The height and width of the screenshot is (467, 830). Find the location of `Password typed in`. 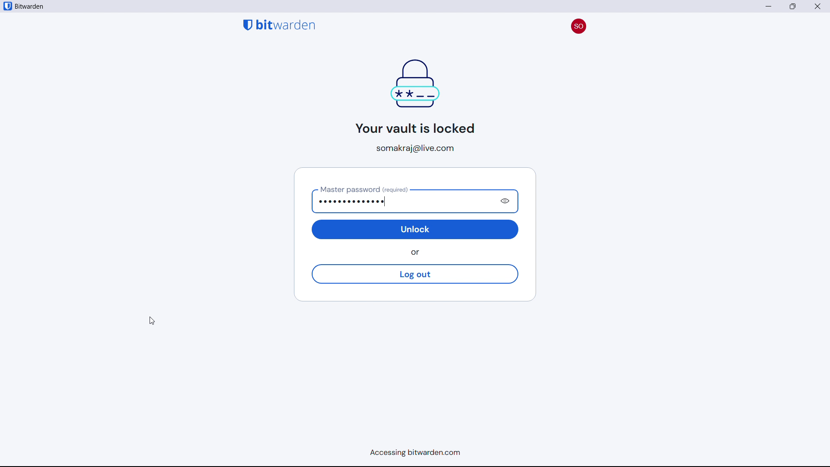

Password typed in is located at coordinates (401, 202).